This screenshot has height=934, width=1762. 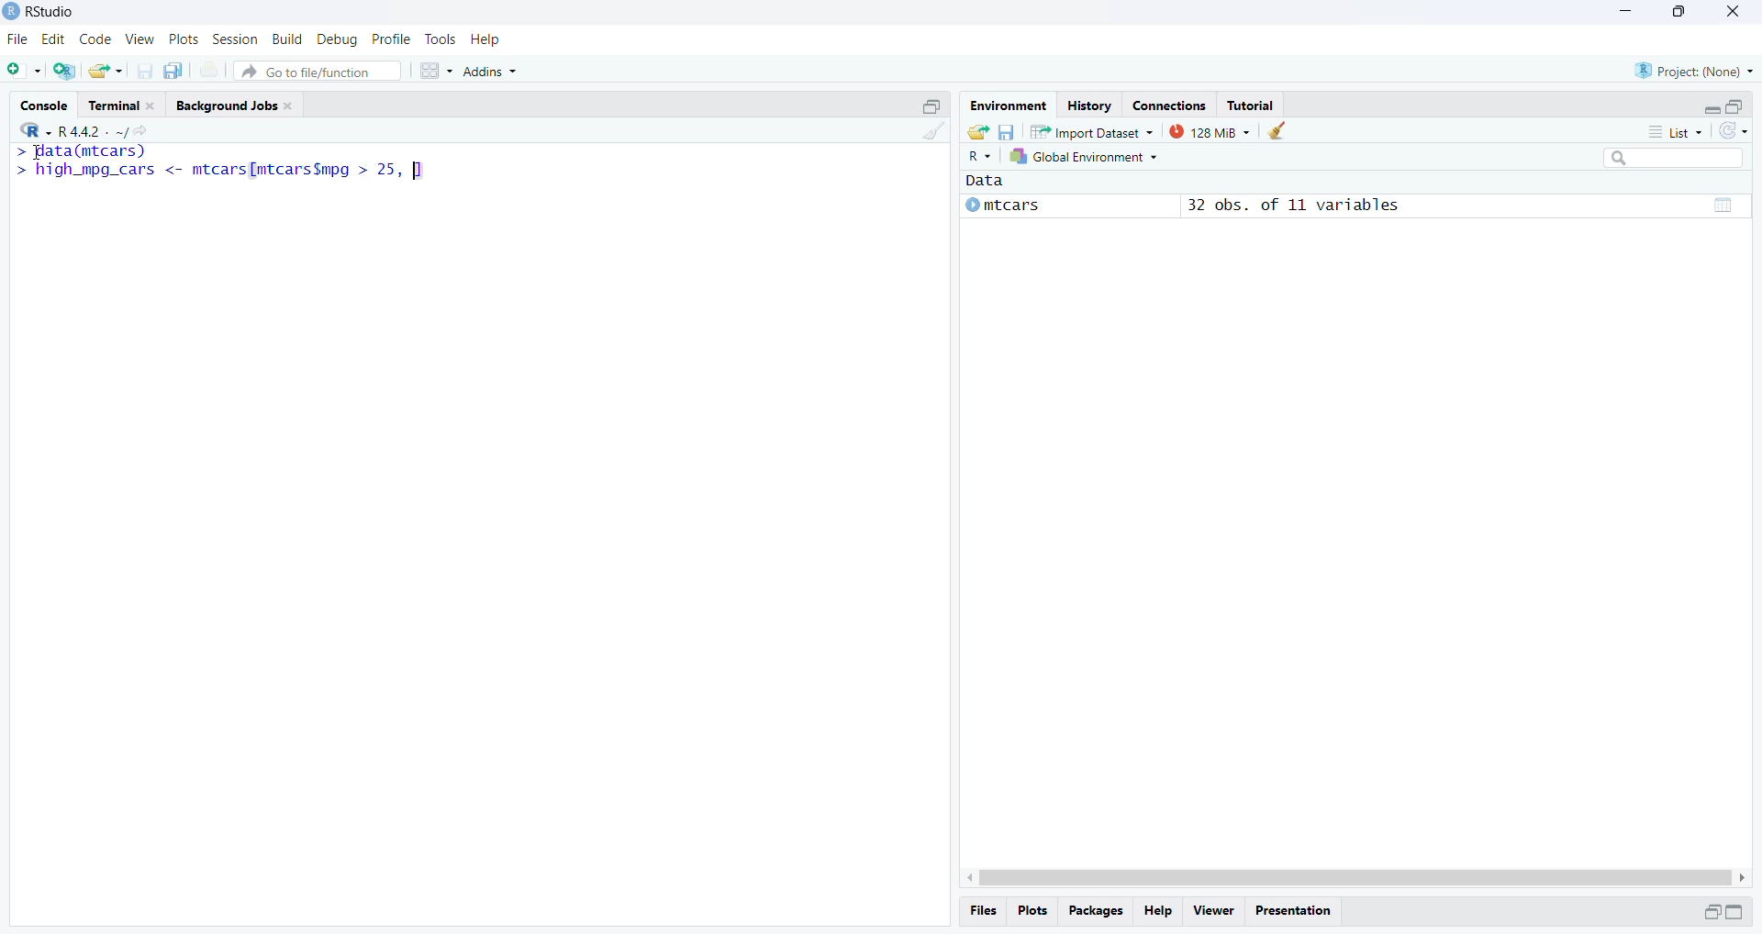 I want to click on Connections, so click(x=1170, y=104).